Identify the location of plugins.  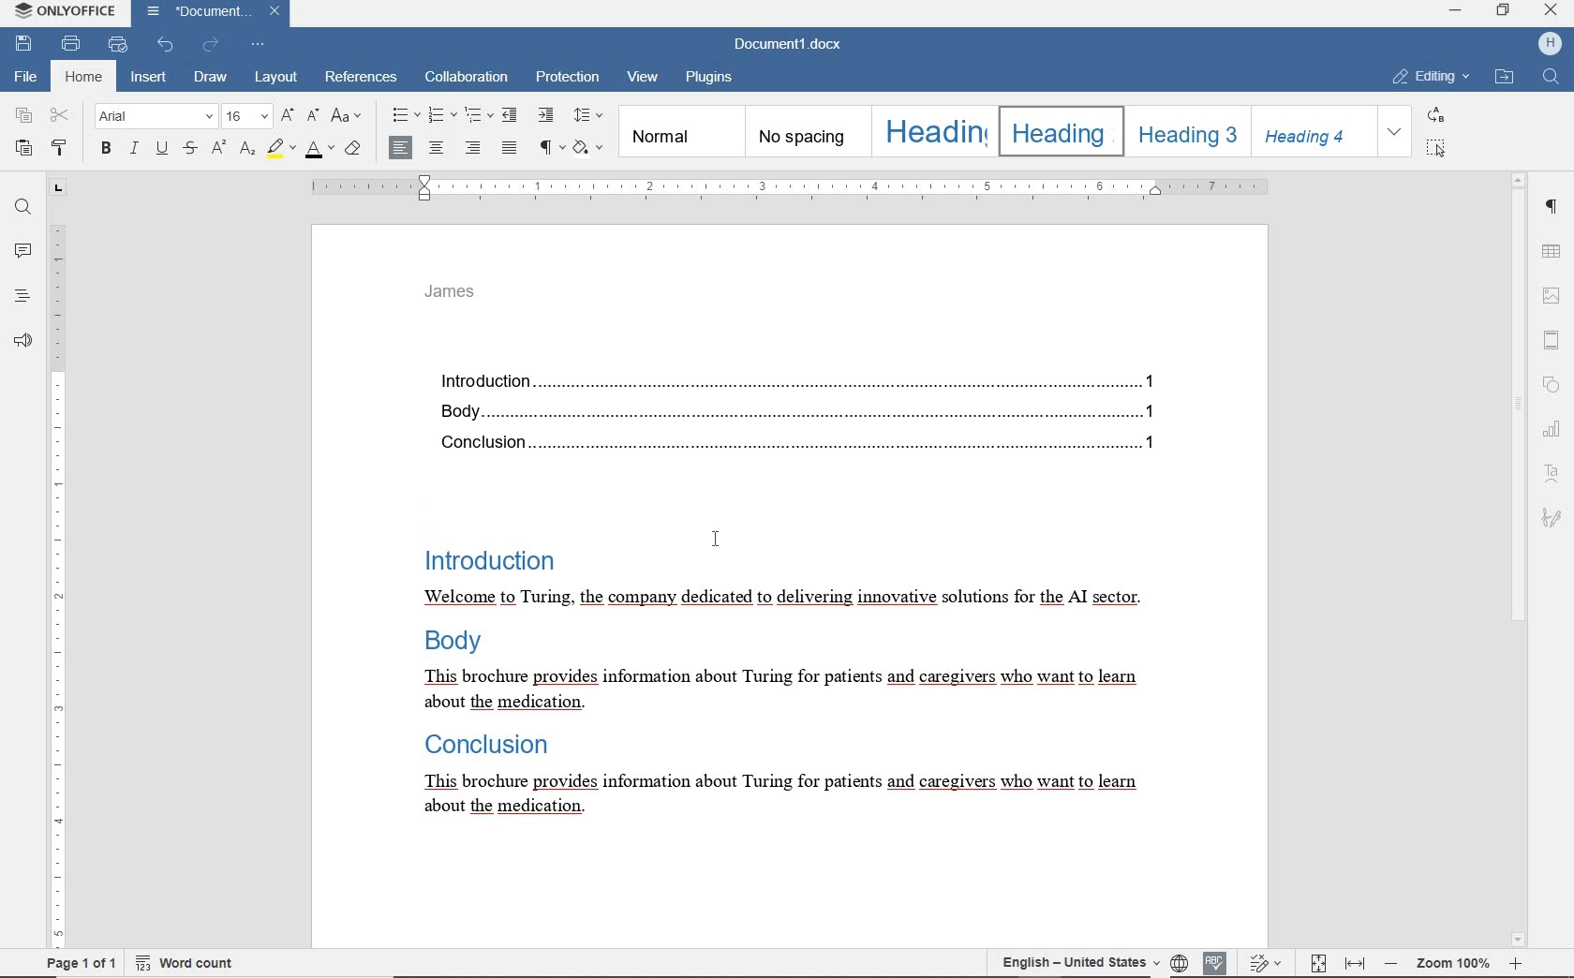
(709, 78).